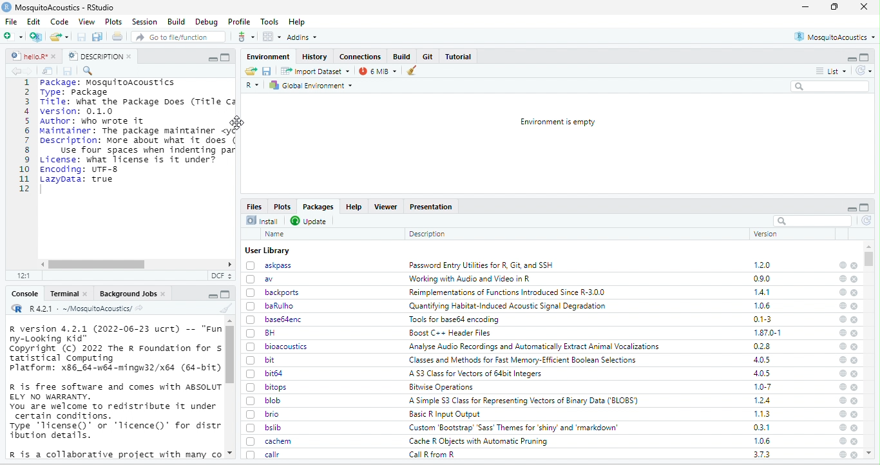  What do you see at coordinates (457, 319) in the screenshot?
I see `Tools for base64 encoding` at bounding box center [457, 319].